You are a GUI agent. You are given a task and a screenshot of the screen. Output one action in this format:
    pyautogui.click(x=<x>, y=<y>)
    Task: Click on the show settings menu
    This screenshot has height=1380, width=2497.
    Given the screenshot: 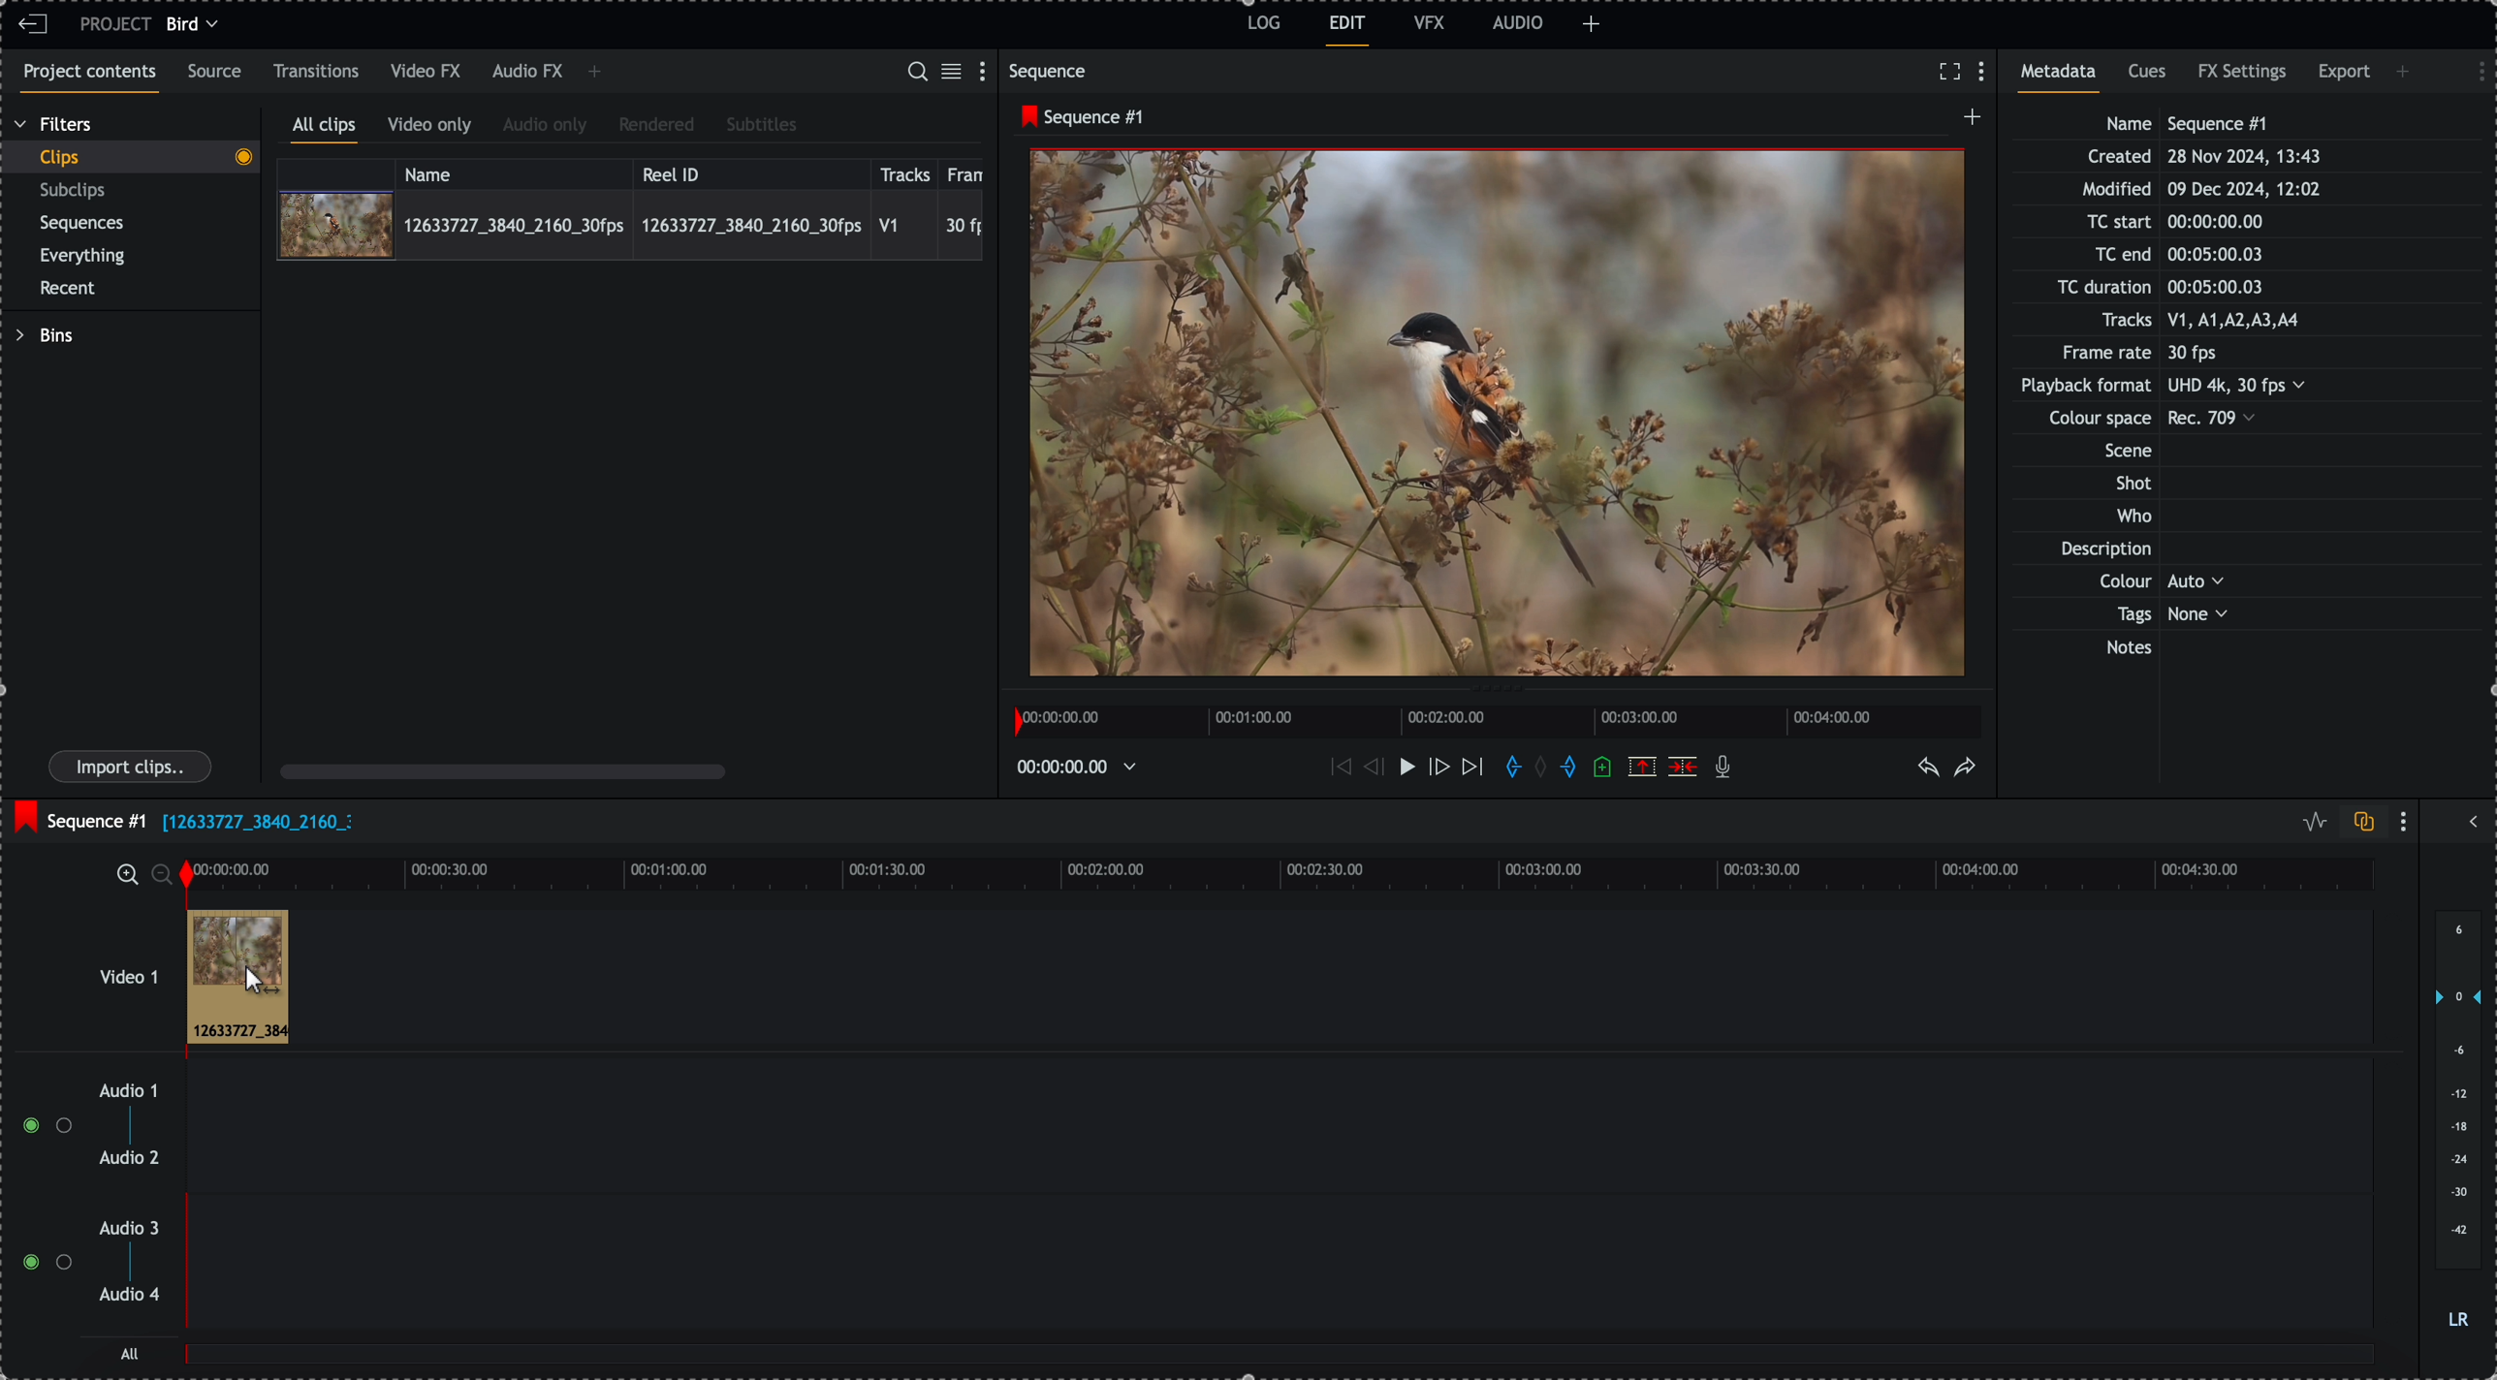 What is the action you would take?
    pyautogui.click(x=2472, y=69)
    